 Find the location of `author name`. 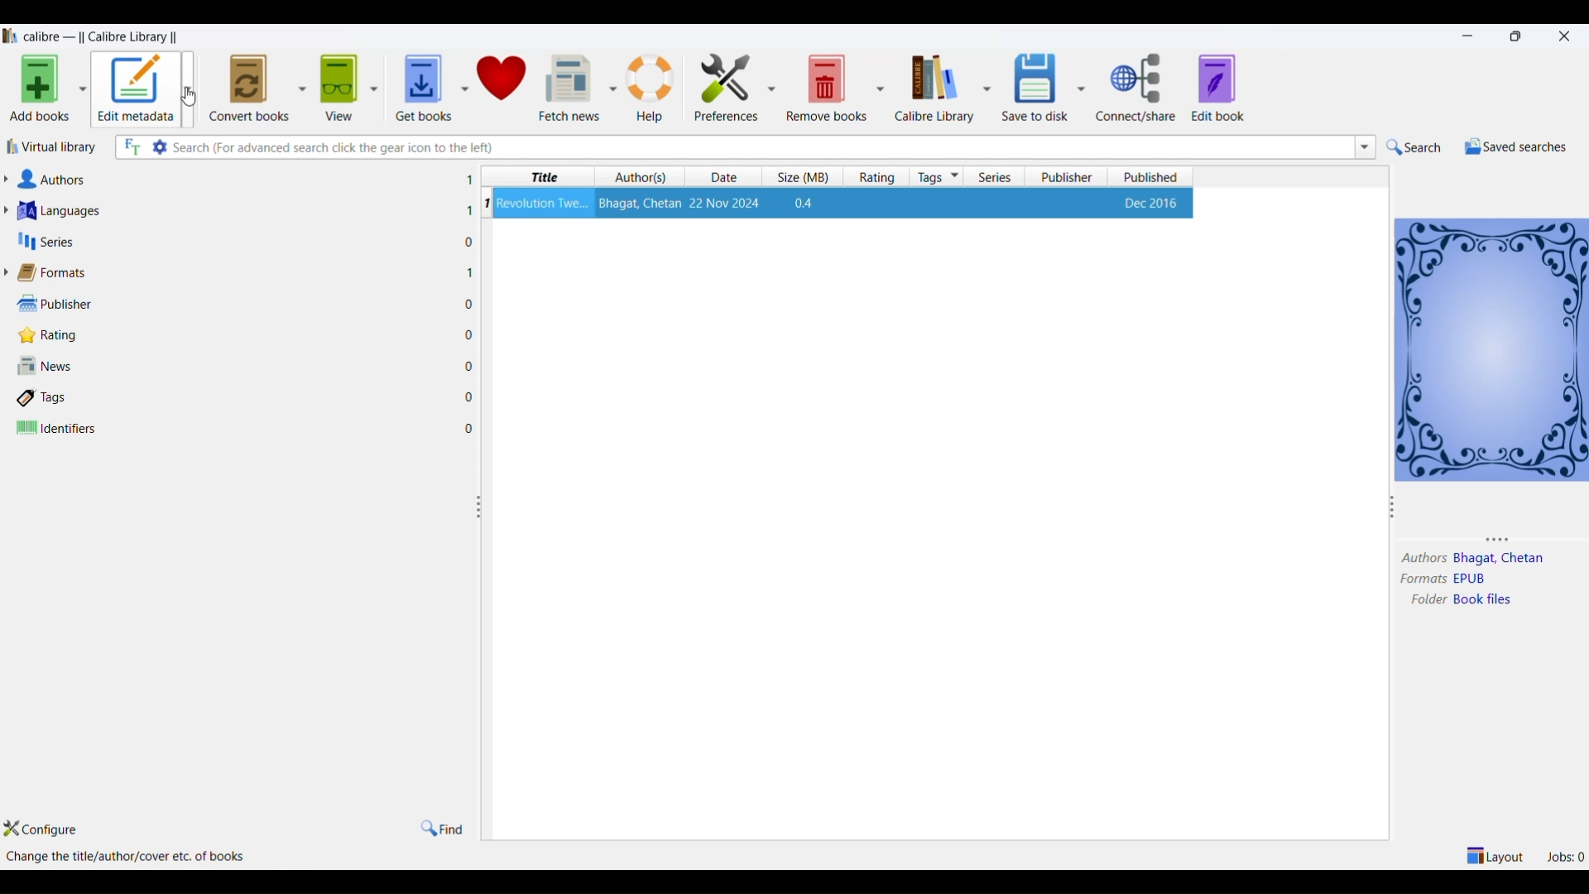

author name is located at coordinates (1501, 560).